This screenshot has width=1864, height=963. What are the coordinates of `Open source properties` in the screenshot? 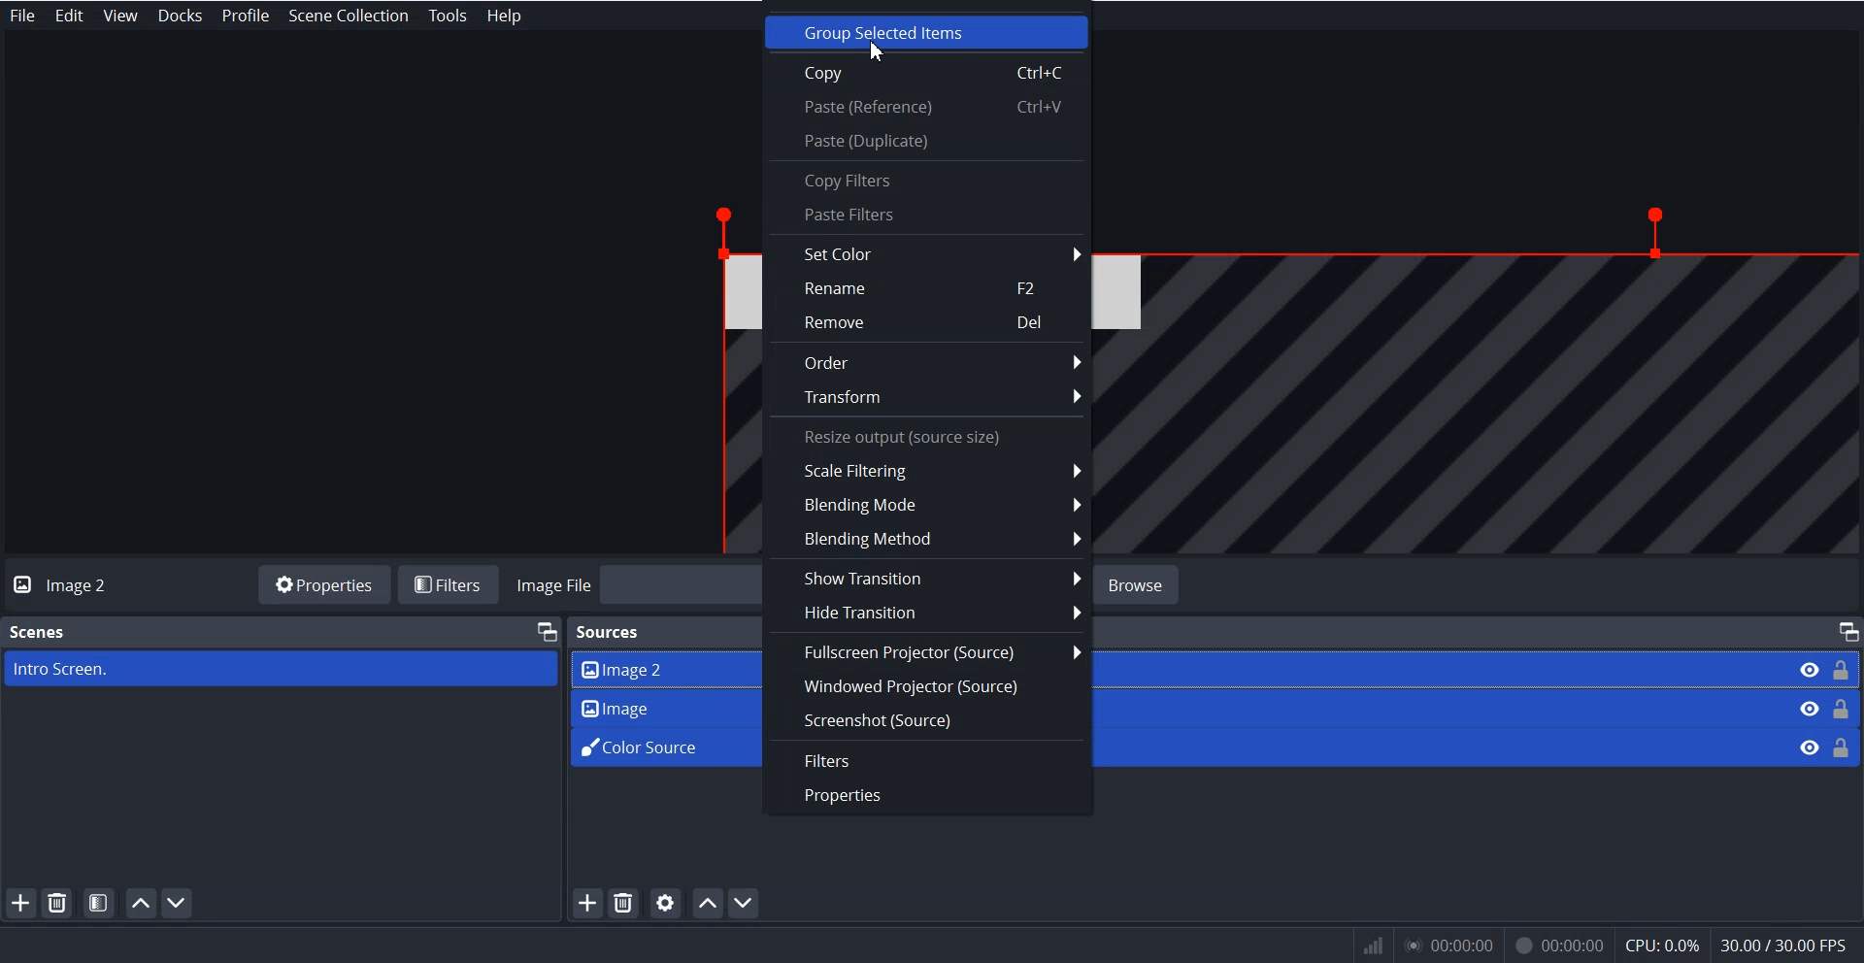 It's located at (666, 903).